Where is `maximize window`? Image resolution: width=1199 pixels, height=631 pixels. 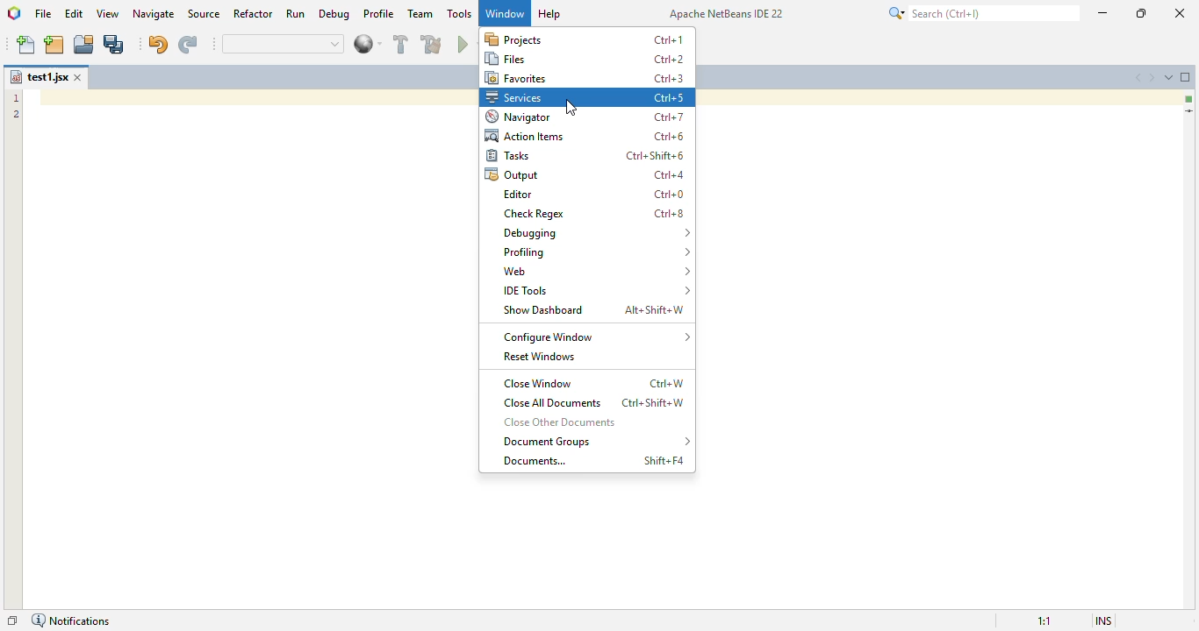 maximize window is located at coordinates (1186, 77).